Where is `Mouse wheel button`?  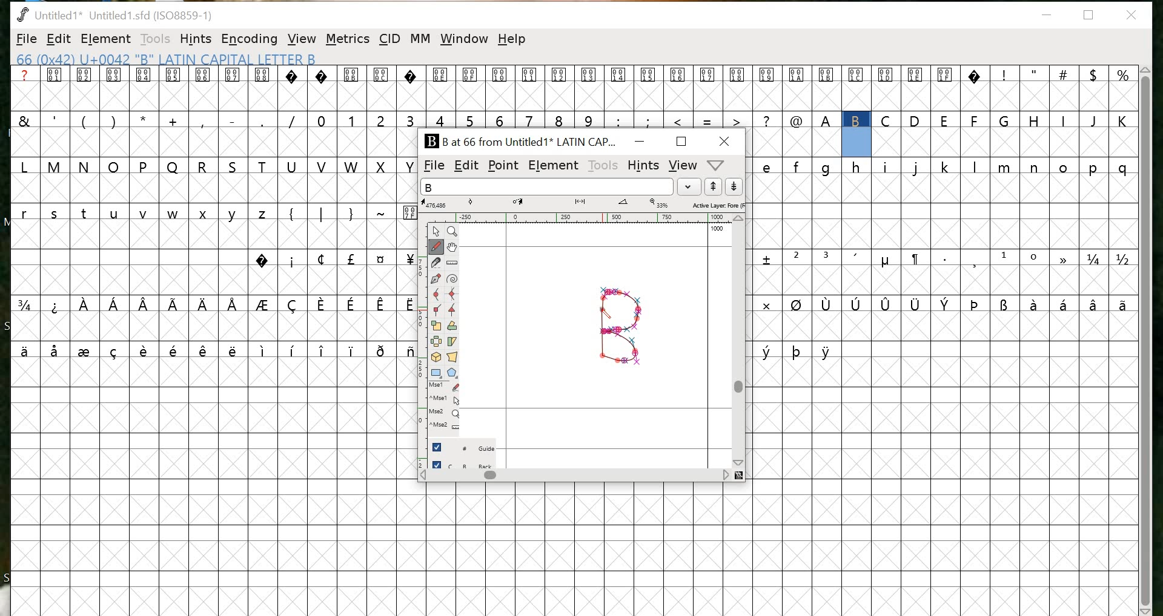 Mouse wheel button is located at coordinates (446, 414).